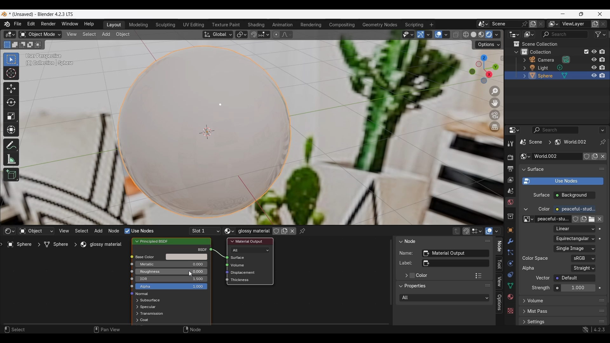  Describe the element at coordinates (604, 67) in the screenshot. I see `disable all respective renders` at that location.